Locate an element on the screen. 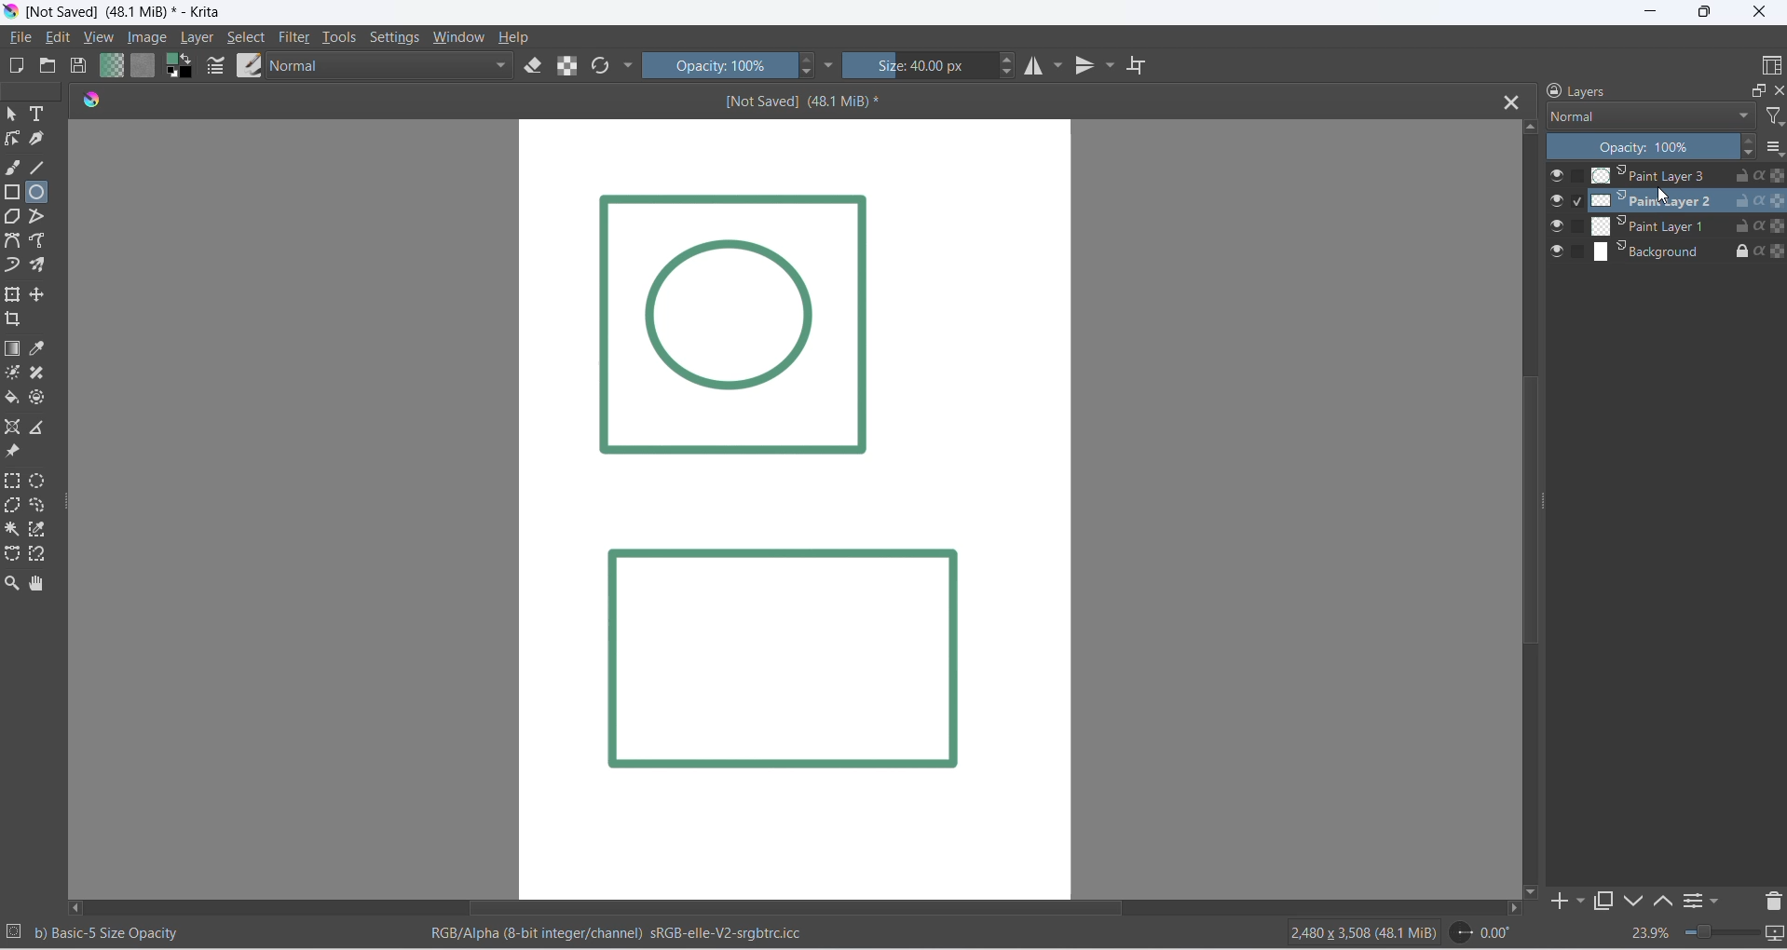  sample a color is located at coordinates (47, 348).